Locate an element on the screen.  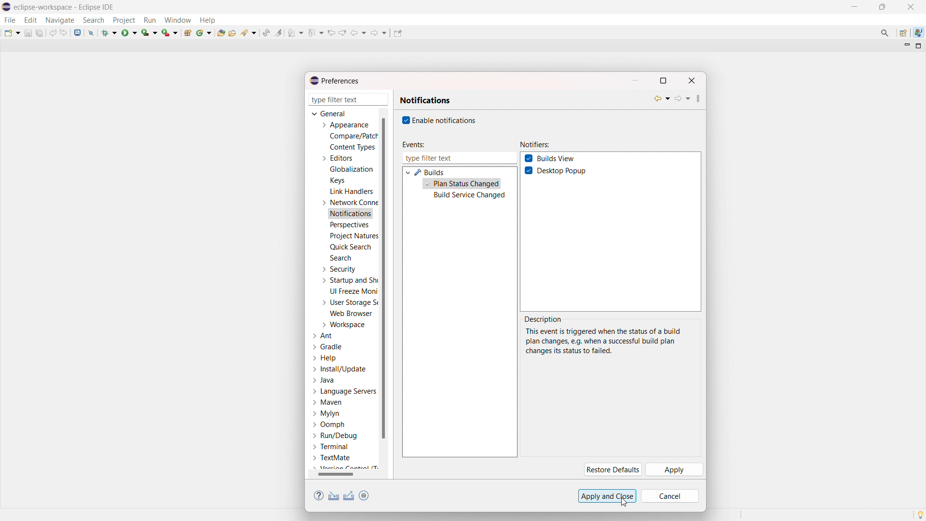
redo is located at coordinates (64, 32).